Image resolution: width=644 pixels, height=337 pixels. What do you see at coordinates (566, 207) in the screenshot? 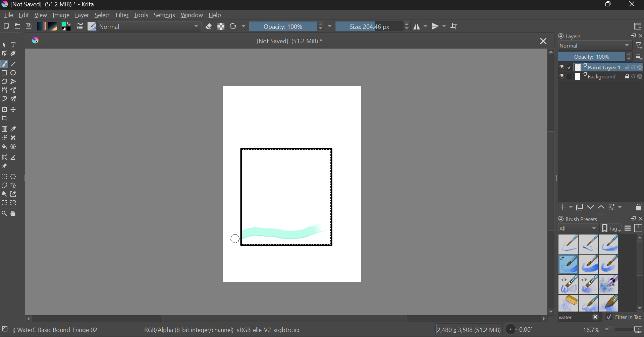
I see `Add Layer` at bounding box center [566, 207].